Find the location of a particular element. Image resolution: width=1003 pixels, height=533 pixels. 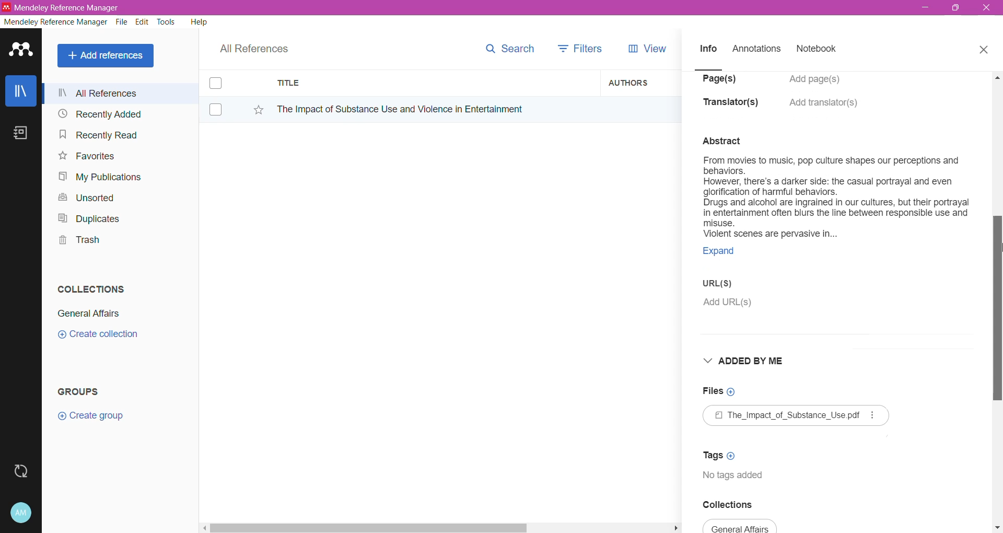

add pages is located at coordinates (819, 79).